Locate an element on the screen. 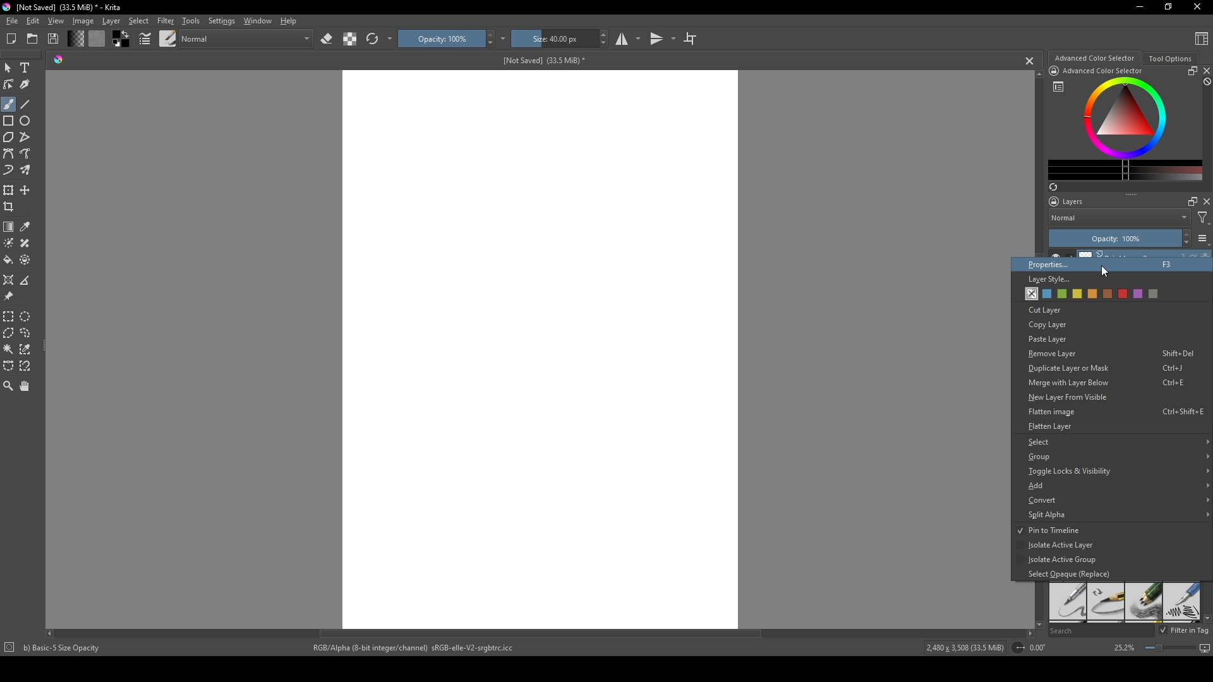 Image resolution: width=1213 pixels, height=682 pixels. assistant is located at coordinates (9, 279).